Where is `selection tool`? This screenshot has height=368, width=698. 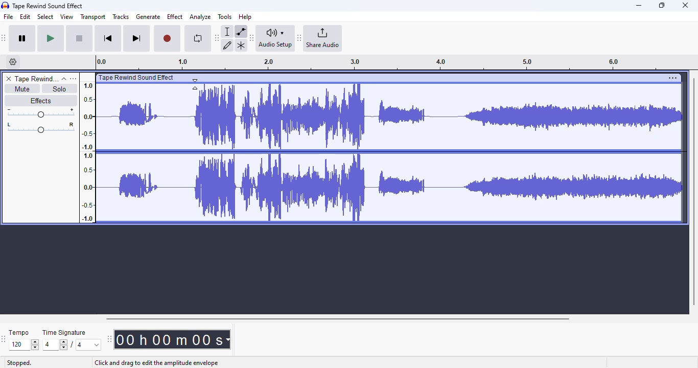
selection tool is located at coordinates (228, 31).